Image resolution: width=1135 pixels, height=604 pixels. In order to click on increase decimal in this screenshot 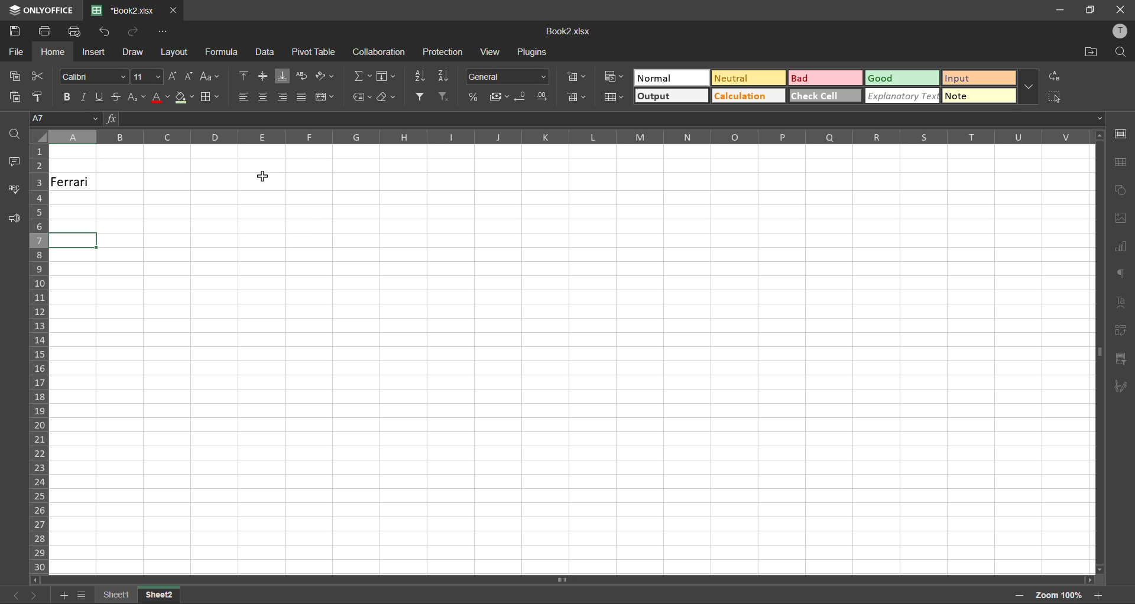, I will do `click(544, 97)`.